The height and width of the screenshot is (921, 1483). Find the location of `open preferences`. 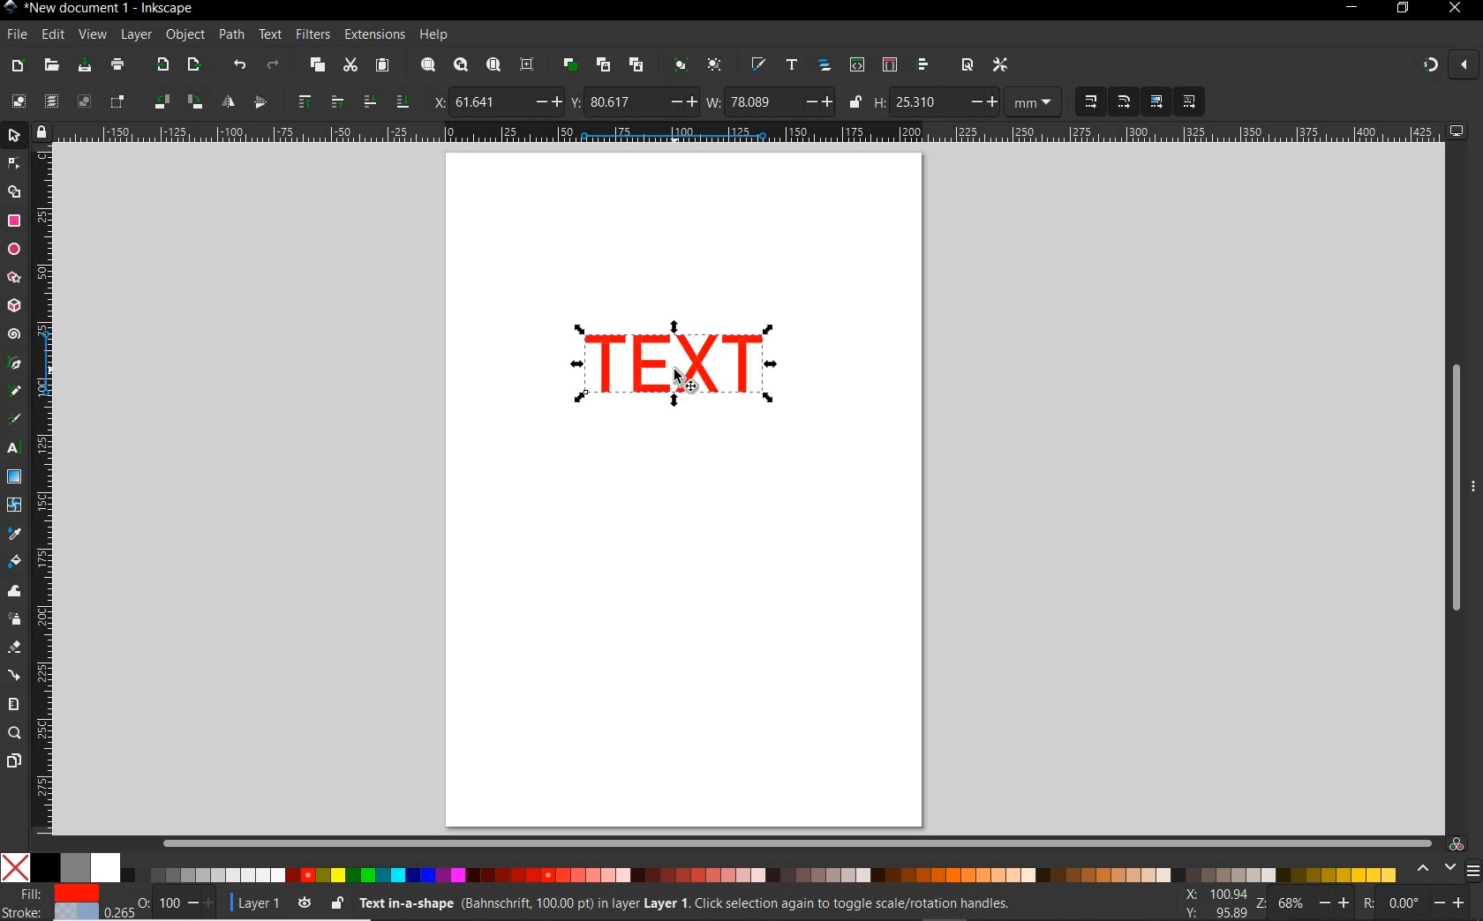

open preferences is located at coordinates (1001, 64).